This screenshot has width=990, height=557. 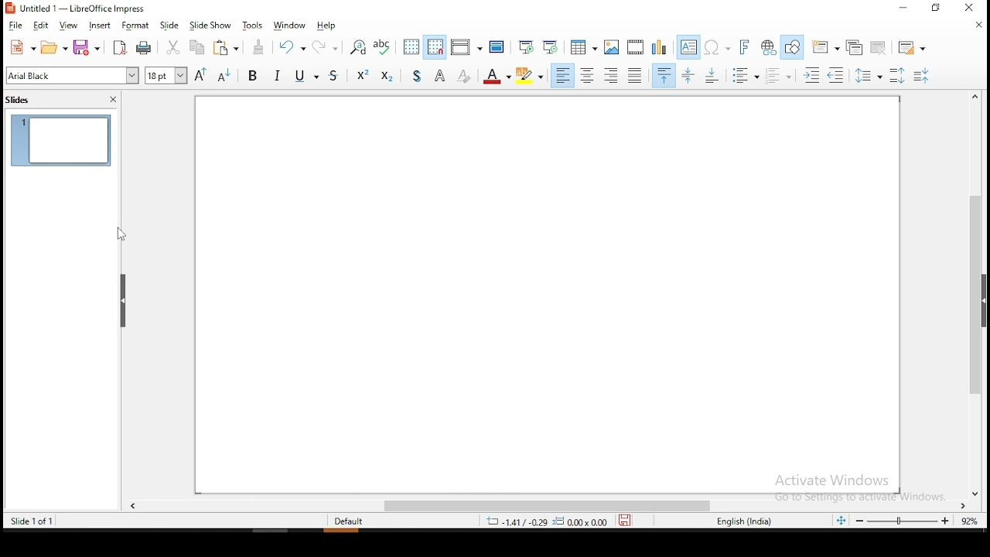 What do you see at coordinates (87, 46) in the screenshot?
I see `save` at bounding box center [87, 46].